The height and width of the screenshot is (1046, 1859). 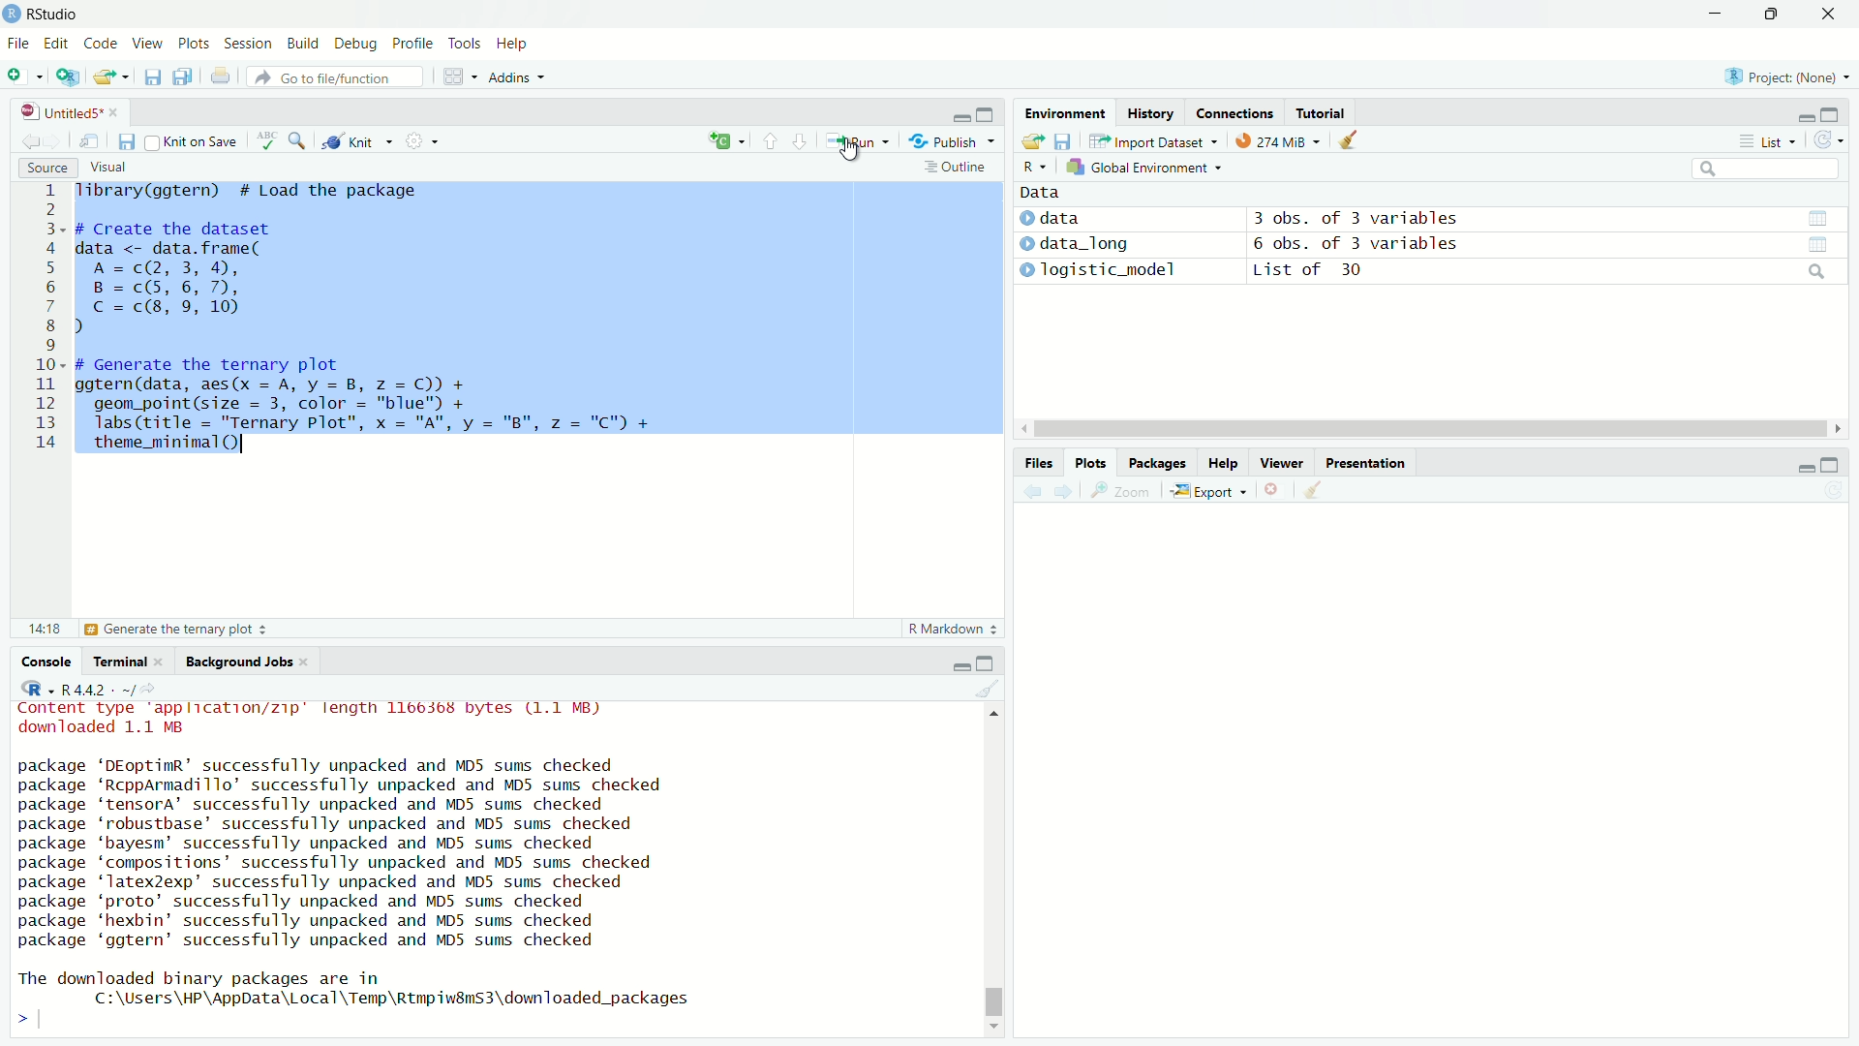 What do you see at coordinates (57, 42) in the screenshot?
I see `Edit` at bounding box center [57, 42].